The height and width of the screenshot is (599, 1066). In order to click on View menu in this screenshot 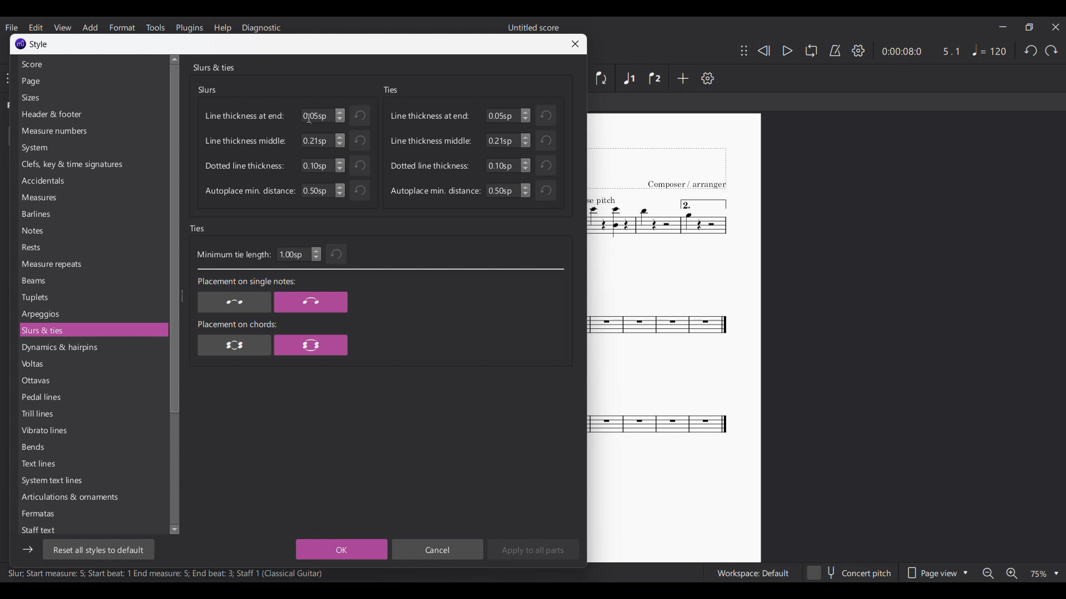, I will do `click(63, 27)`.